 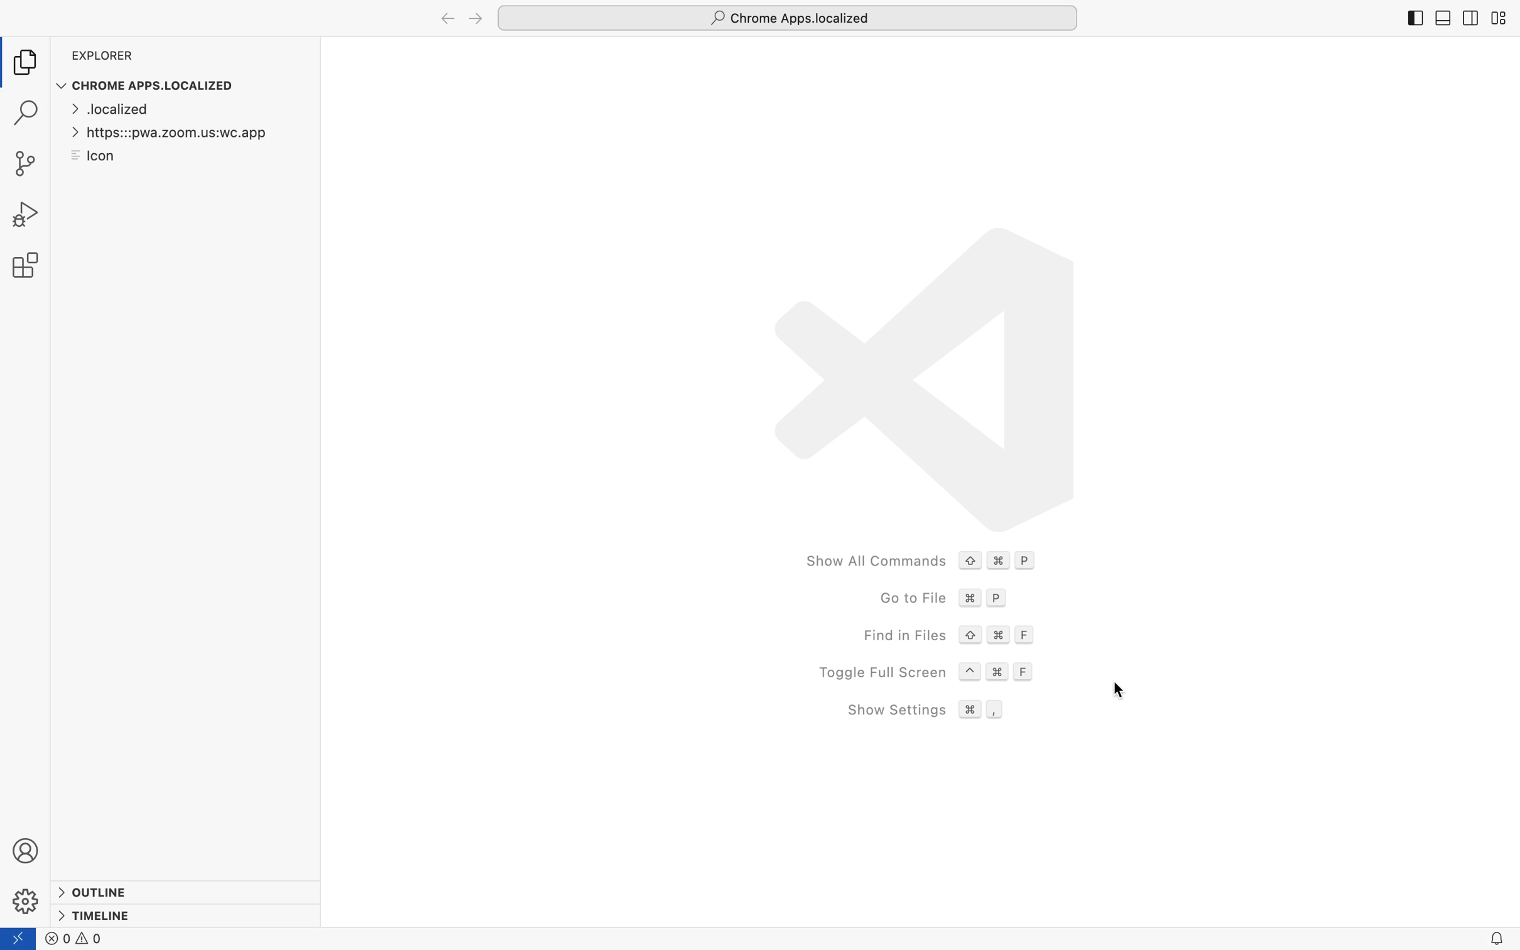 What do you see at coordinates (447, 19) in the screenshot?
I see `back` at bounding box center [447, 19].